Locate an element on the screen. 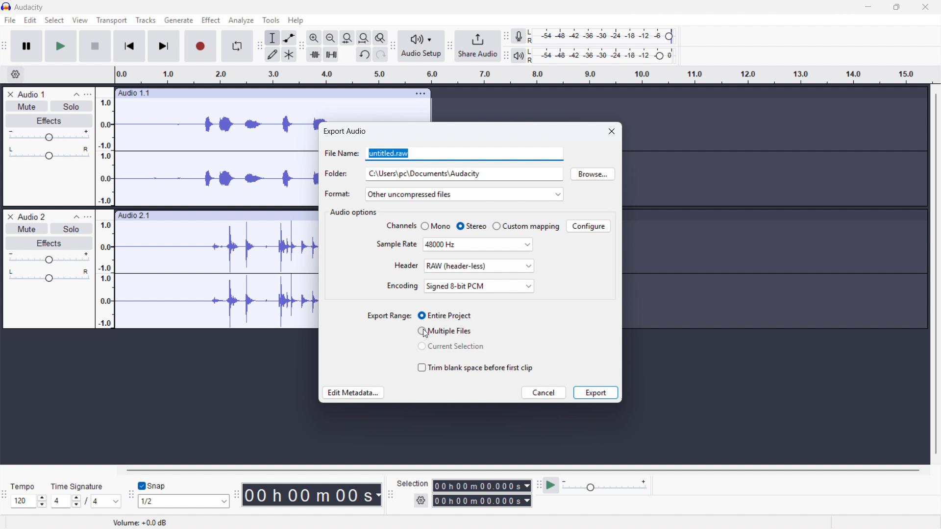  Selection tool is located at coordinates (273, 38).